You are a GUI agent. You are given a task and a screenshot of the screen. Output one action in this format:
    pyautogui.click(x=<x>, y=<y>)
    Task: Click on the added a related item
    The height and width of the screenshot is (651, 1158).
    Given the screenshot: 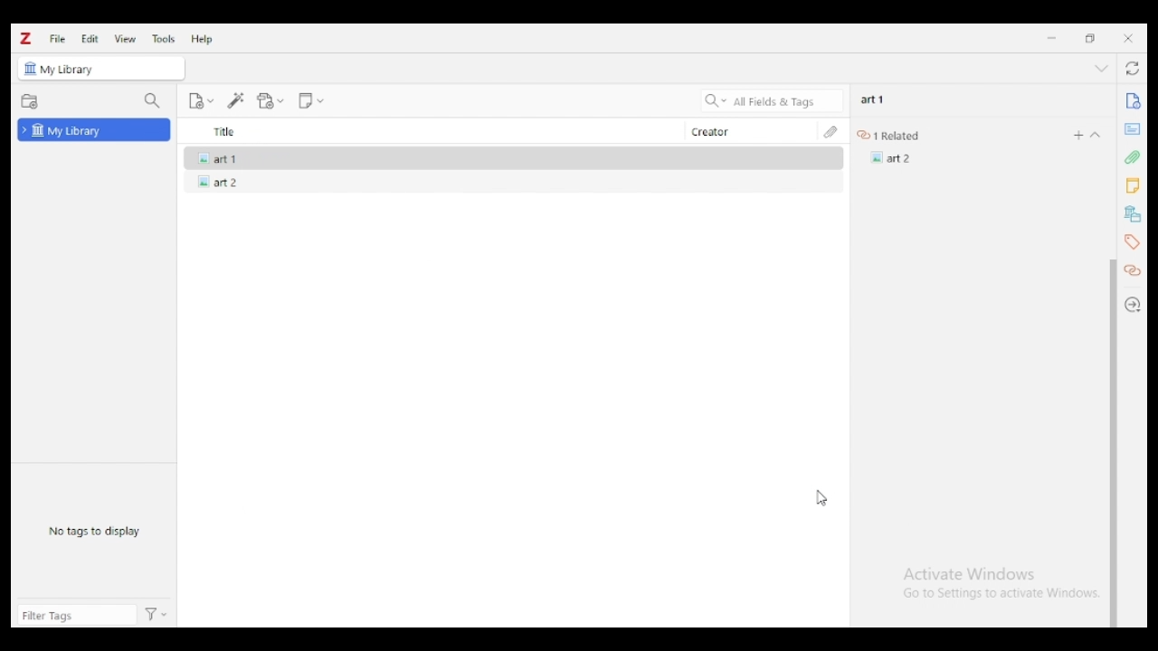 What is the action you would take?
    pyautogui.click(x=892, y=157)
    